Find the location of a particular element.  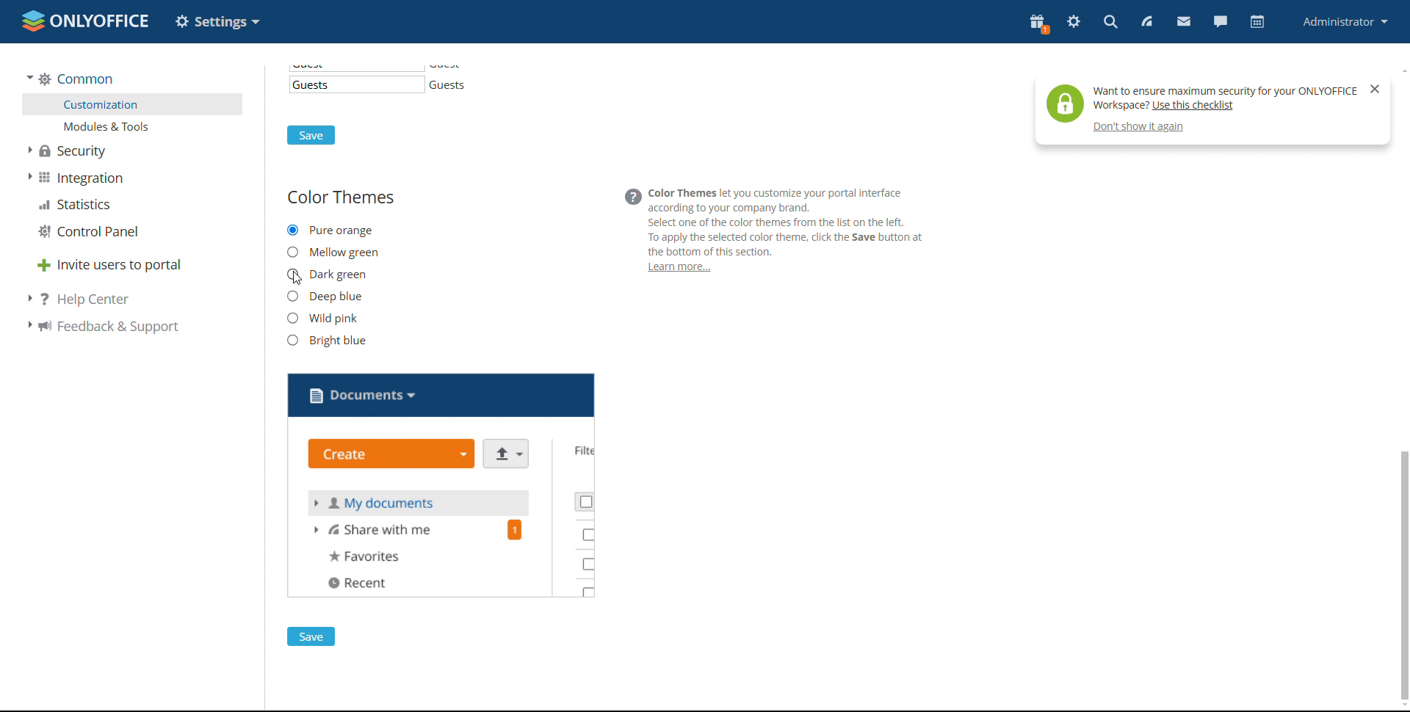

save is located at coordinates (311, 136).